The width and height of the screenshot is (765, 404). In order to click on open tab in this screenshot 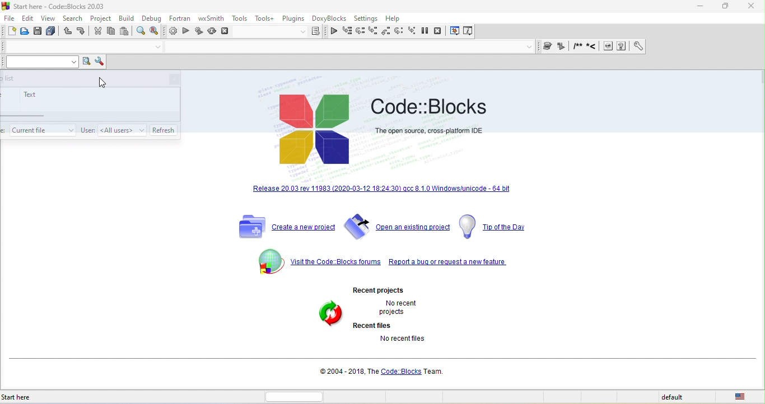, I will do `click(73, 47)`.